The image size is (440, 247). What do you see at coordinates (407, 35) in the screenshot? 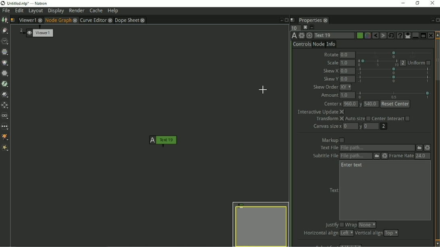
I see `Show/hide all parameters` at bounding box center [407, 35].